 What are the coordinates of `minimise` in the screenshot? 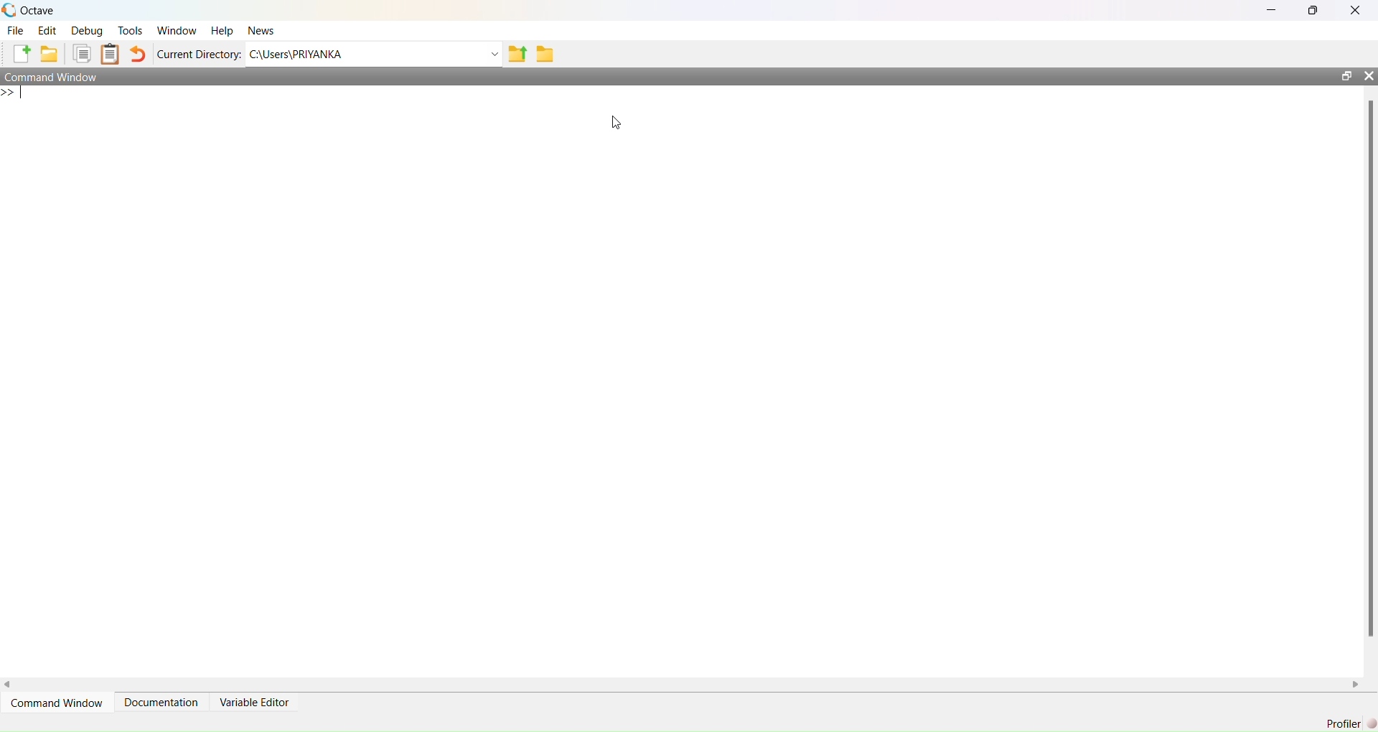 It's located at (1272, 10).